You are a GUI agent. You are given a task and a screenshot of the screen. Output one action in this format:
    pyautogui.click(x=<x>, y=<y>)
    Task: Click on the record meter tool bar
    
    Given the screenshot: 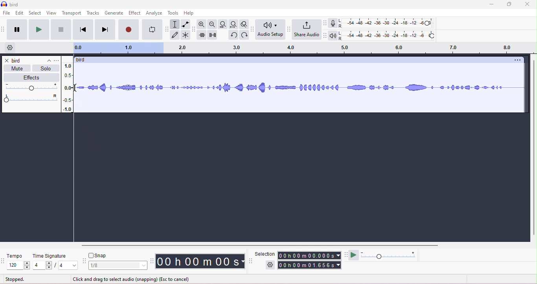 What is the action you would take?
    pyautogui.click(x=326, y=23)
    